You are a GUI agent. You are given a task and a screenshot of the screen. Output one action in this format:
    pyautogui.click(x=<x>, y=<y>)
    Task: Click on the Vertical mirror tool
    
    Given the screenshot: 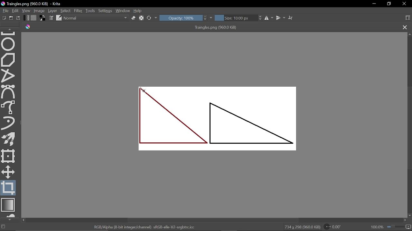 What is the action you would take?
    pyautogui.click(x=281, y=18)
    